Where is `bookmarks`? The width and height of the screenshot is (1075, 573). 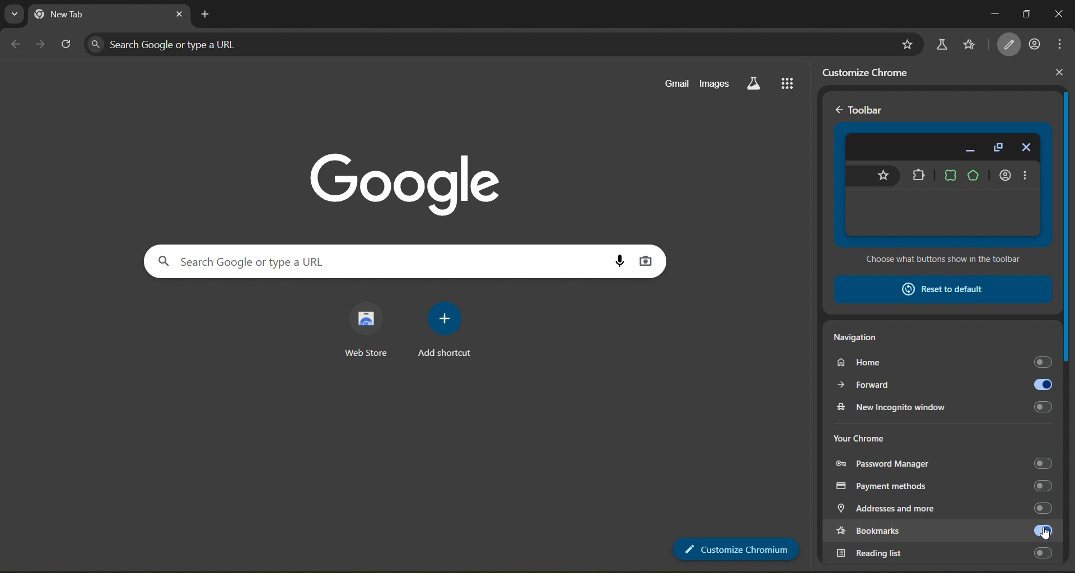 bookmarks is located at coordinates (970, 45).